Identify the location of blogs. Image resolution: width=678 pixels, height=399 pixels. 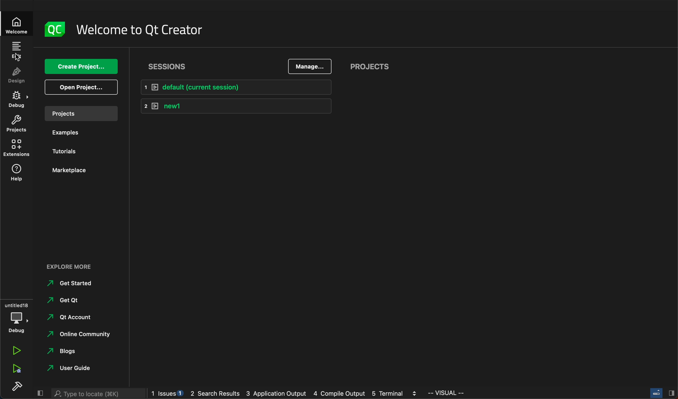
(63, 350).